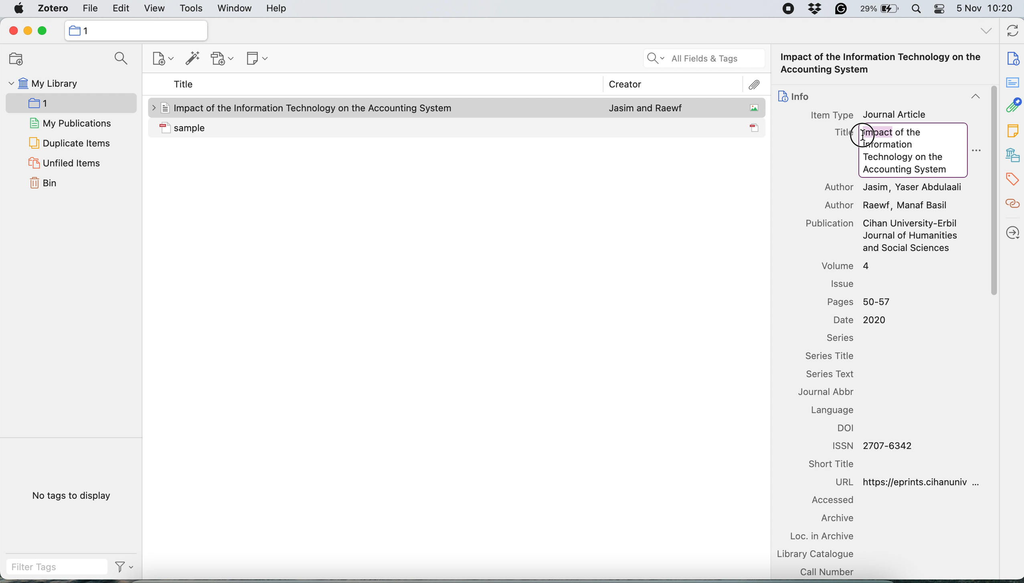 The width and height of the screenshot is (1024, 583). Describe the element at coordinates (911, 131) in the screenshot. I see `of the` at that location.